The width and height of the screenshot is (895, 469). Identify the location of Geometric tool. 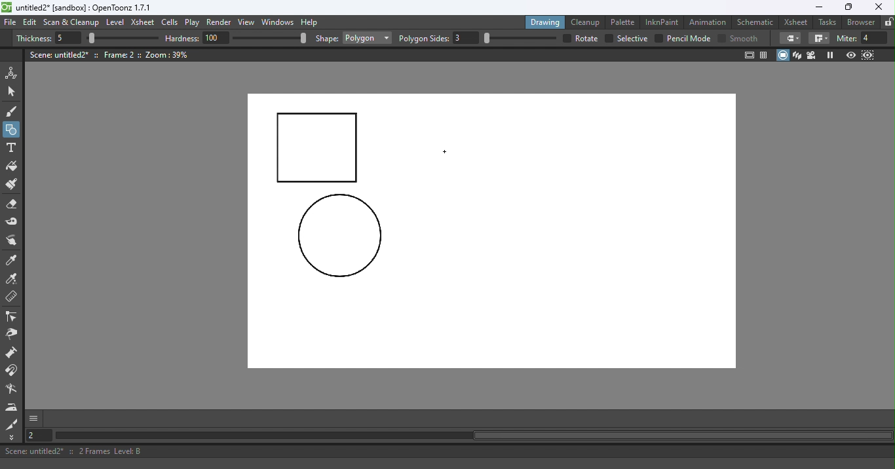
(12, 130).